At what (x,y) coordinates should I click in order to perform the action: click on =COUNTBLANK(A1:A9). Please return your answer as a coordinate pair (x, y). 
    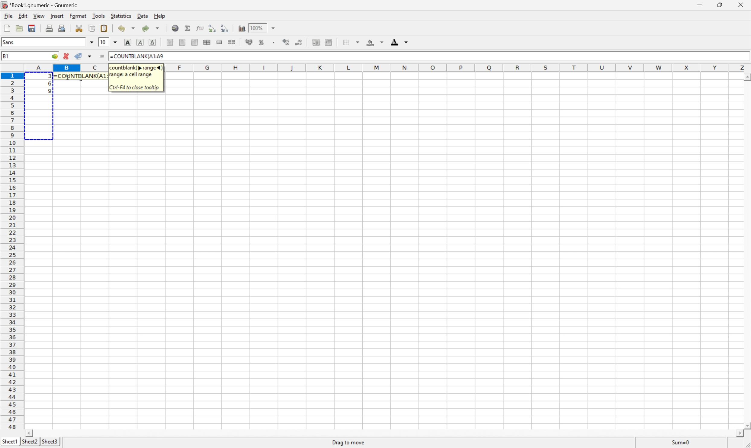
    Looking at the image, I should click on (138, 55).